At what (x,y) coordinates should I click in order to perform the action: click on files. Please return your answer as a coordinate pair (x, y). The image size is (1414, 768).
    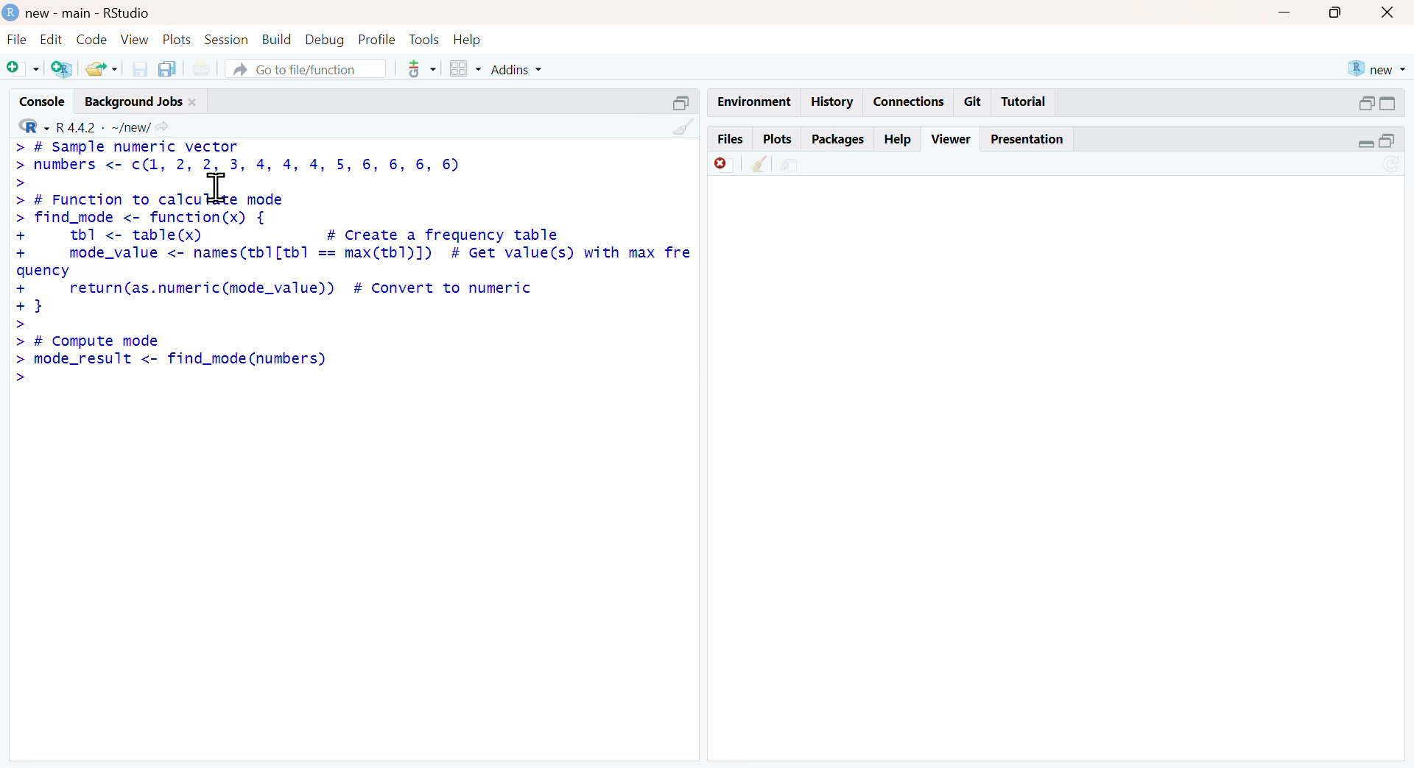
    Looking at the image, I should click on (731, 138).